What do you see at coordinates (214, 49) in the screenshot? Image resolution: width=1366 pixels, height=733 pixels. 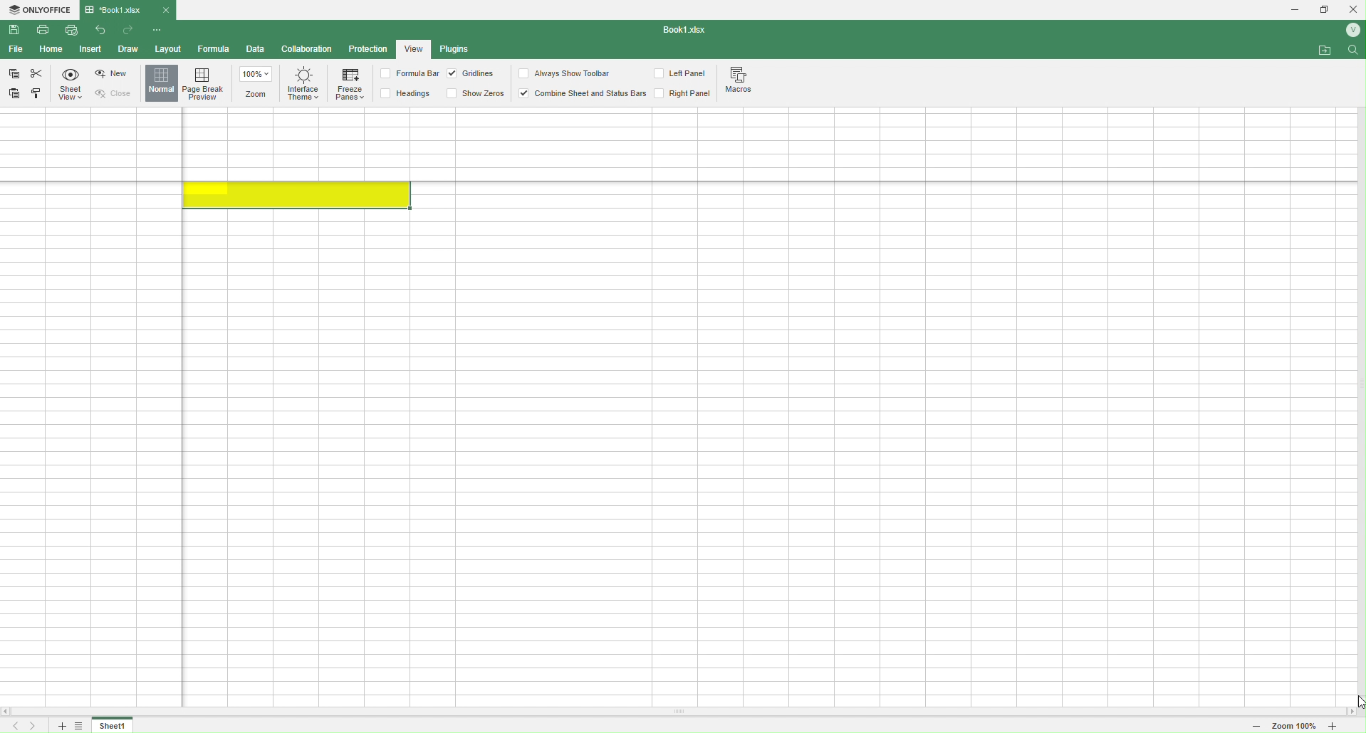 I see `Formula` at bounding box center [214, 49].